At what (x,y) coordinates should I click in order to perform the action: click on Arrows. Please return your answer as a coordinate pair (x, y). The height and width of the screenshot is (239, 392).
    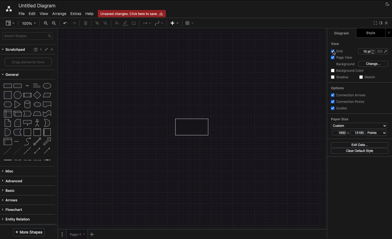
    Looking at the image, I should click on (13, 201).